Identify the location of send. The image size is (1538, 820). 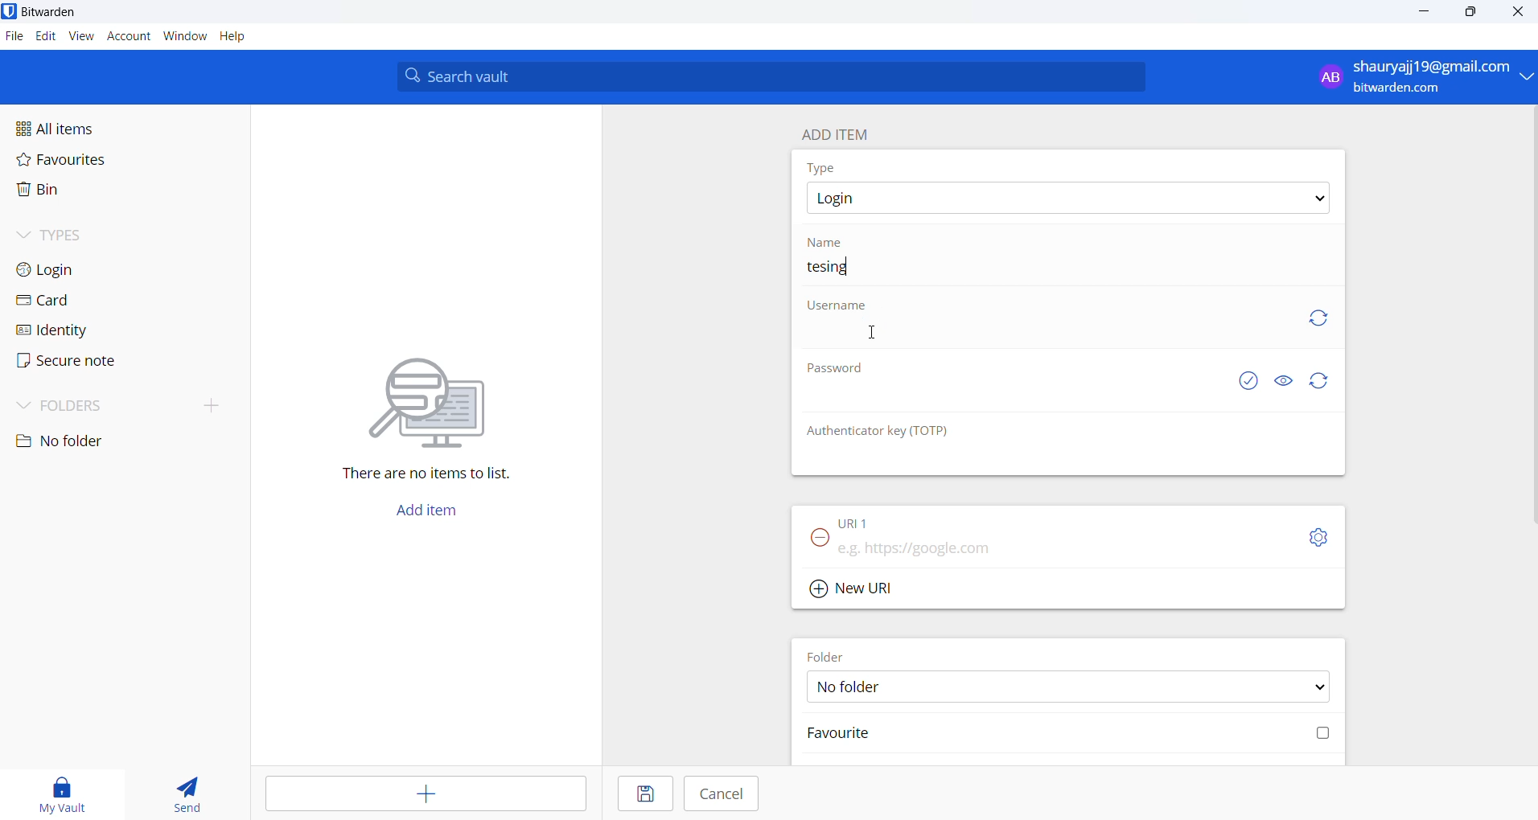
(179, 789).